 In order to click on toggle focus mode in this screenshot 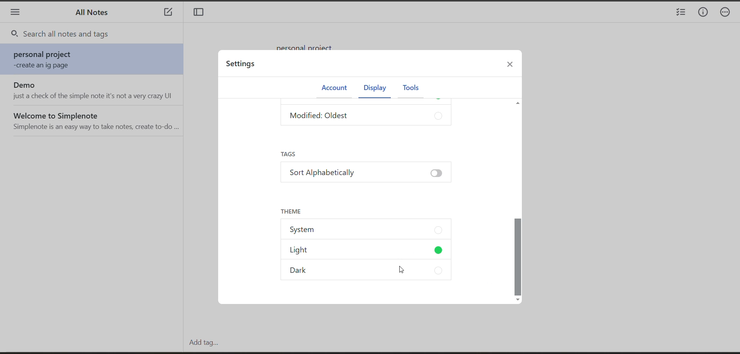, I will do `click(201, 13)`.